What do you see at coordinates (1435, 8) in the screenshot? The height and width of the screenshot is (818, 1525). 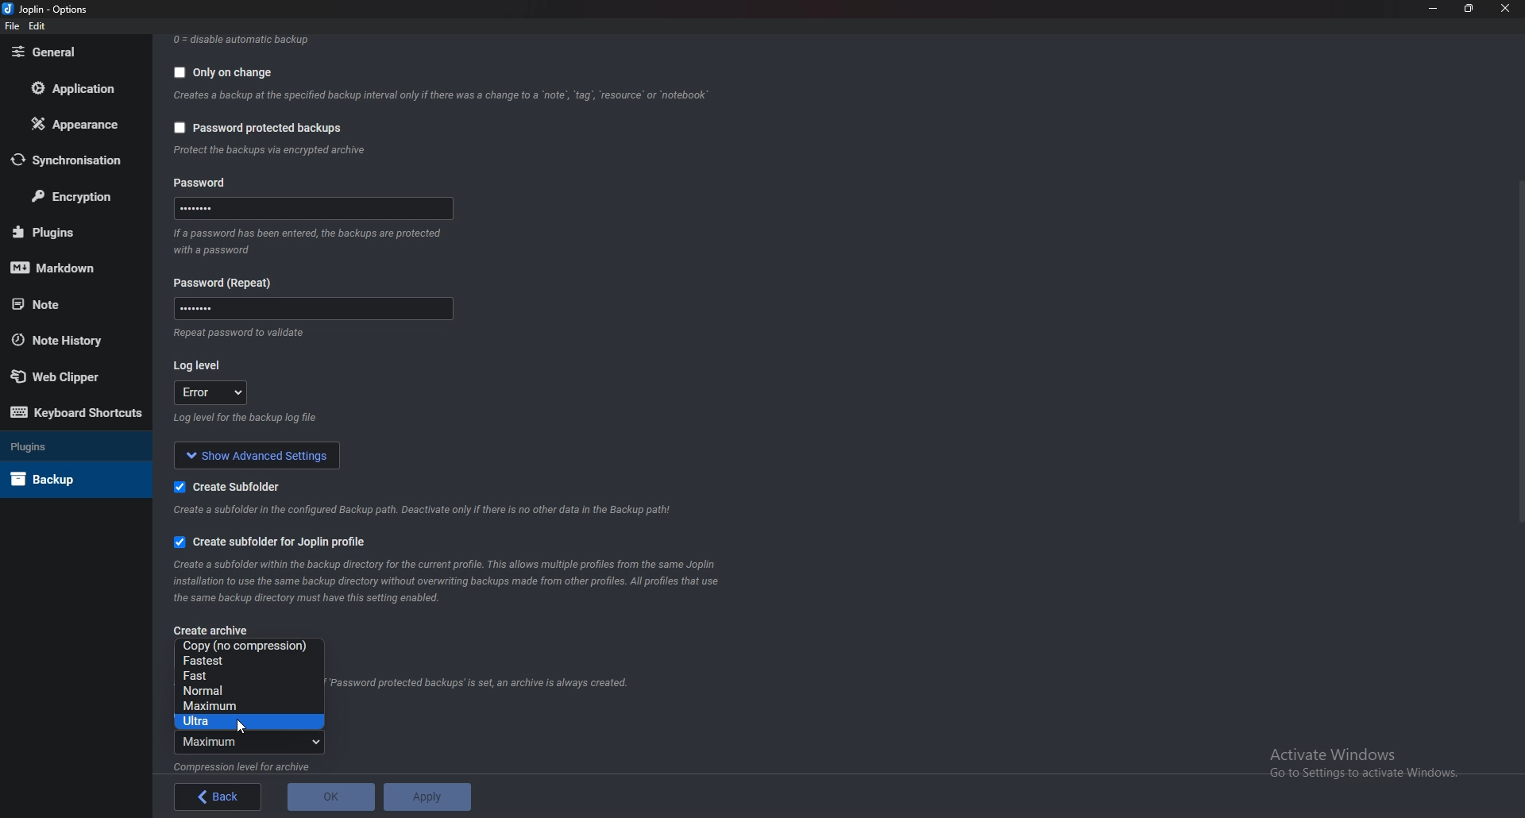 I see `Minimize` at bounding box center [1435, 8].